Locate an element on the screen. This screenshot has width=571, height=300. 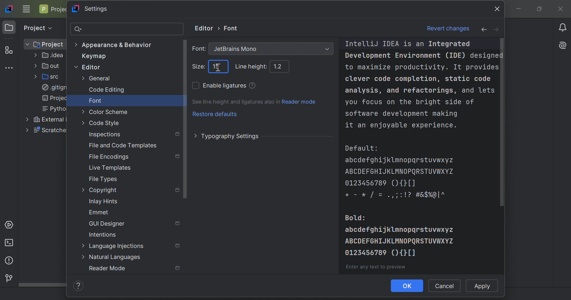
IntelliJ IDEA is an Integrated is located at coordinates (408, 43).